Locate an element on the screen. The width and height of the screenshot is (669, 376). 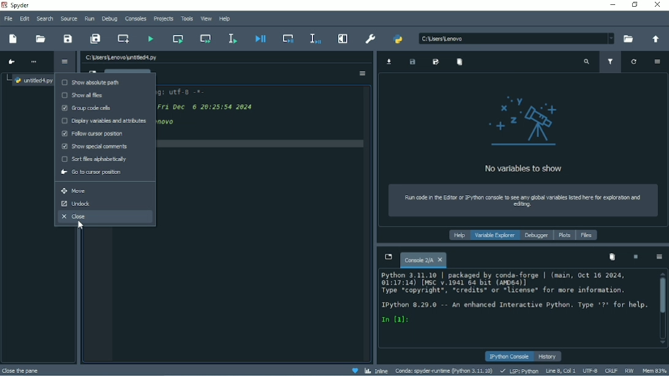
View is located at coordinates (206, 18).